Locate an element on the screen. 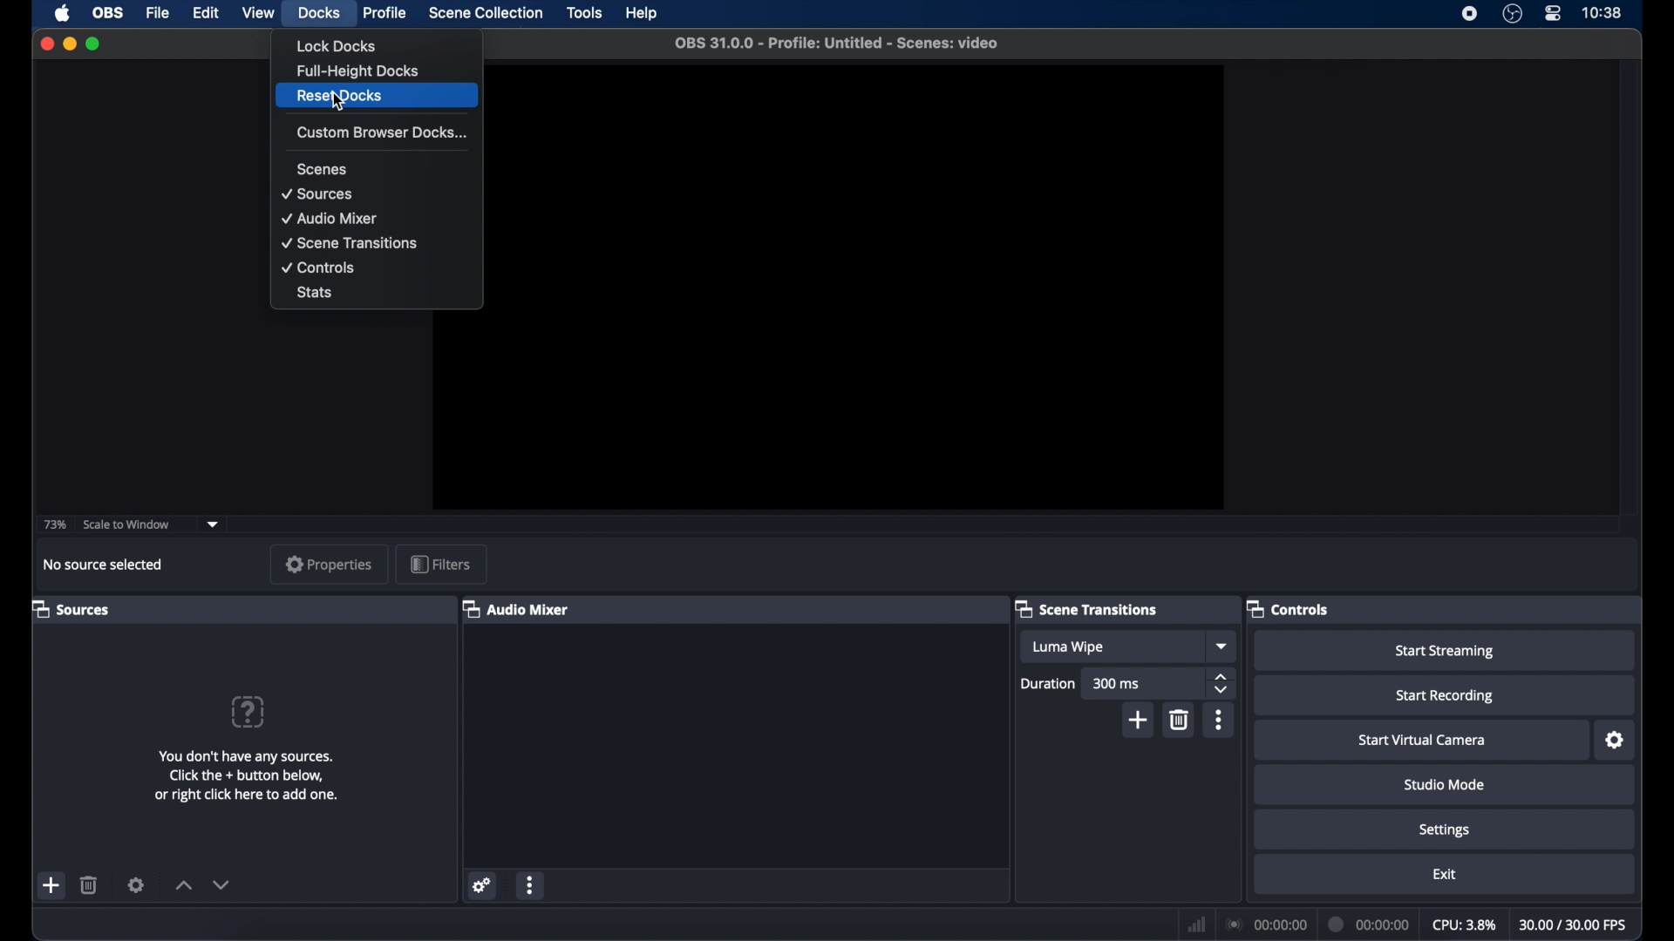 The image size is (1674, 941). apple icon is located at coordinates (62, 13).